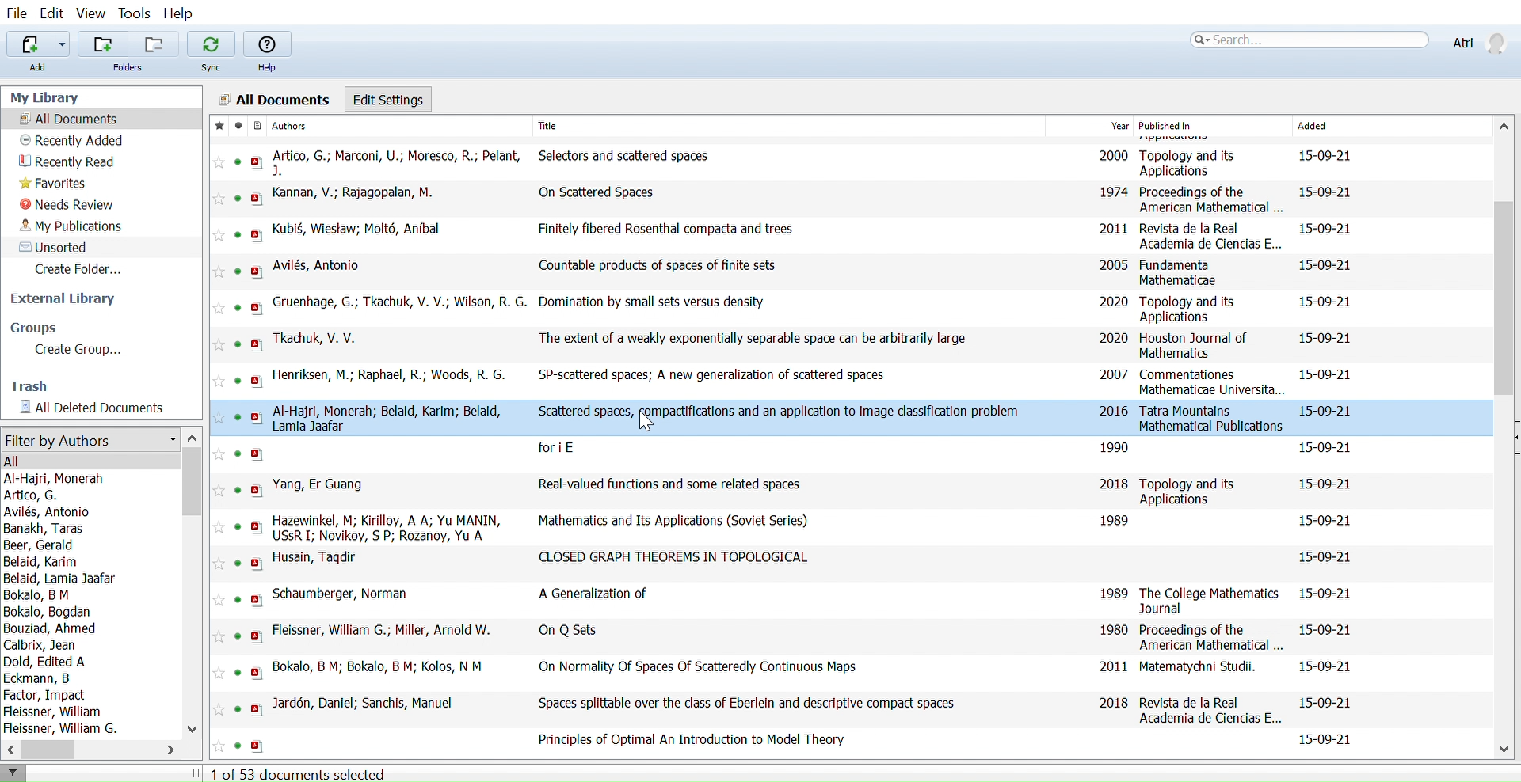 The width and height of the screenshot is (1521, 782). I want to click on 15-09-21, so click(1328, 704).